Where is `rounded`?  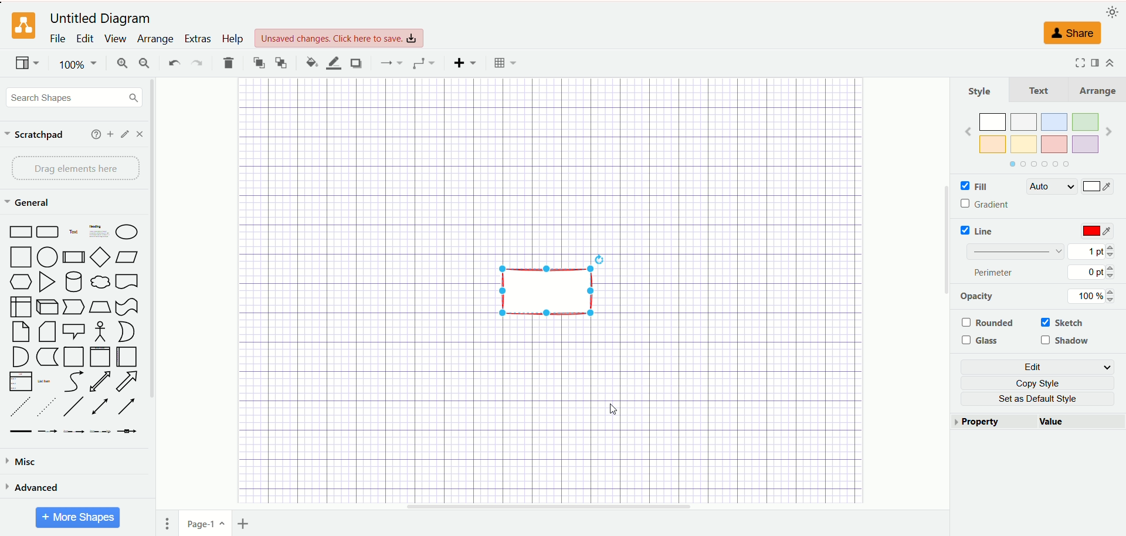 rounded is located at coordinates (988, 323).